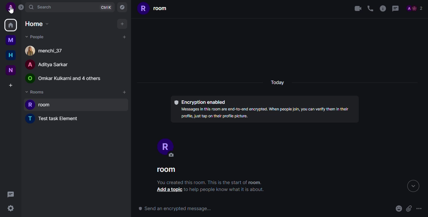 This screenshot has width=428, height=217. What do you see at coordinates (22, 9) in the screenshot?
I see `expand` at bounding box center [22, 9].